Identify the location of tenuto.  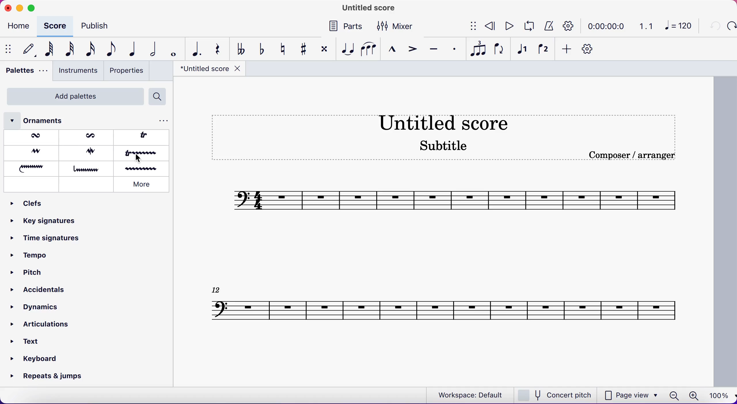
(434, 49).